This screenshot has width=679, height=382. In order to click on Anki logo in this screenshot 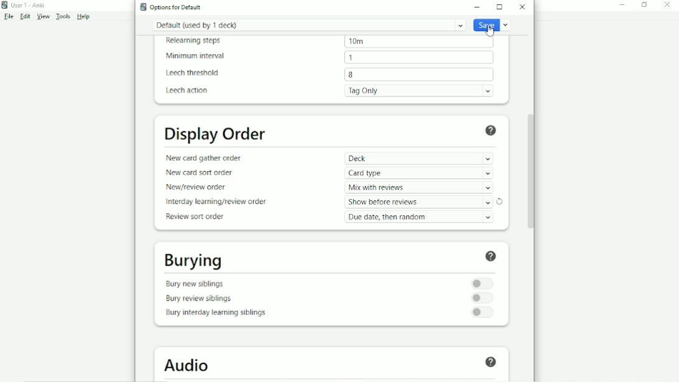, I will do `click(5, 5)`.